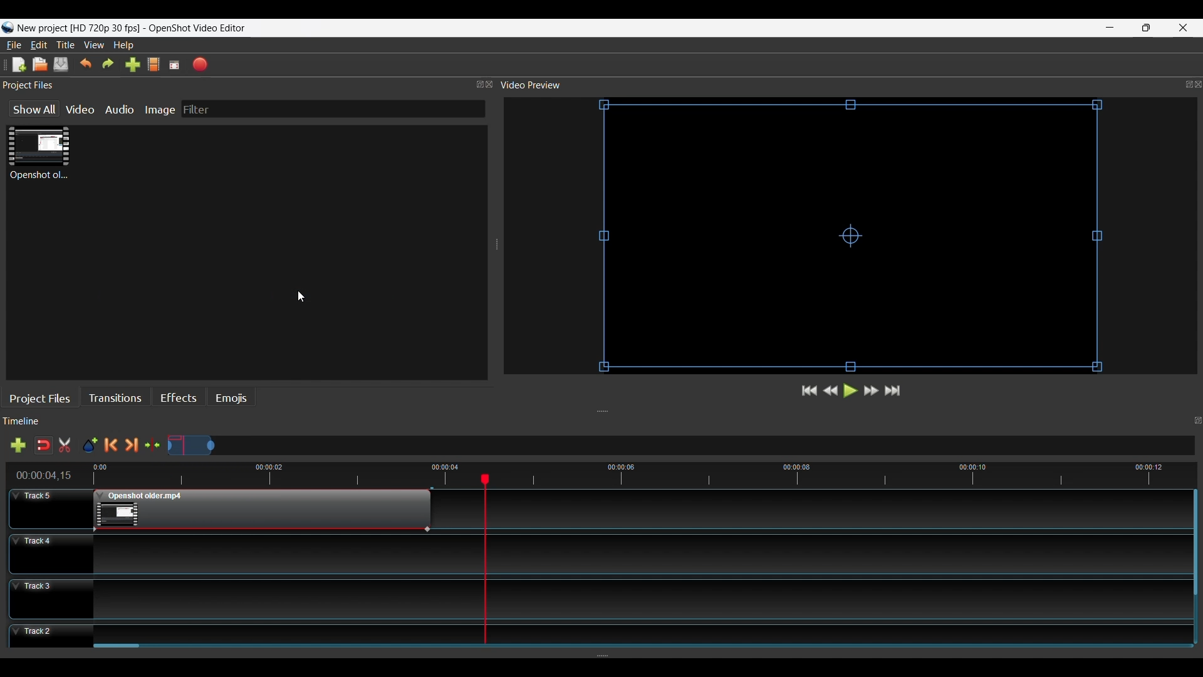 The image size is (1203, 677). Describe the element at coordinates (850, 85) in the screenshot. I see `Video Preview` at that location.